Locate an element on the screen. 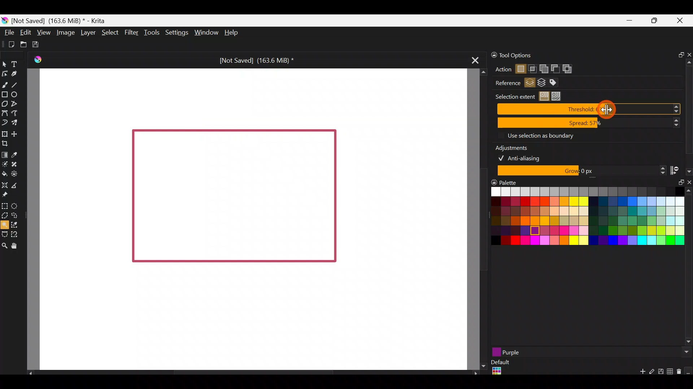  Action is located at coordinates (500, 70).